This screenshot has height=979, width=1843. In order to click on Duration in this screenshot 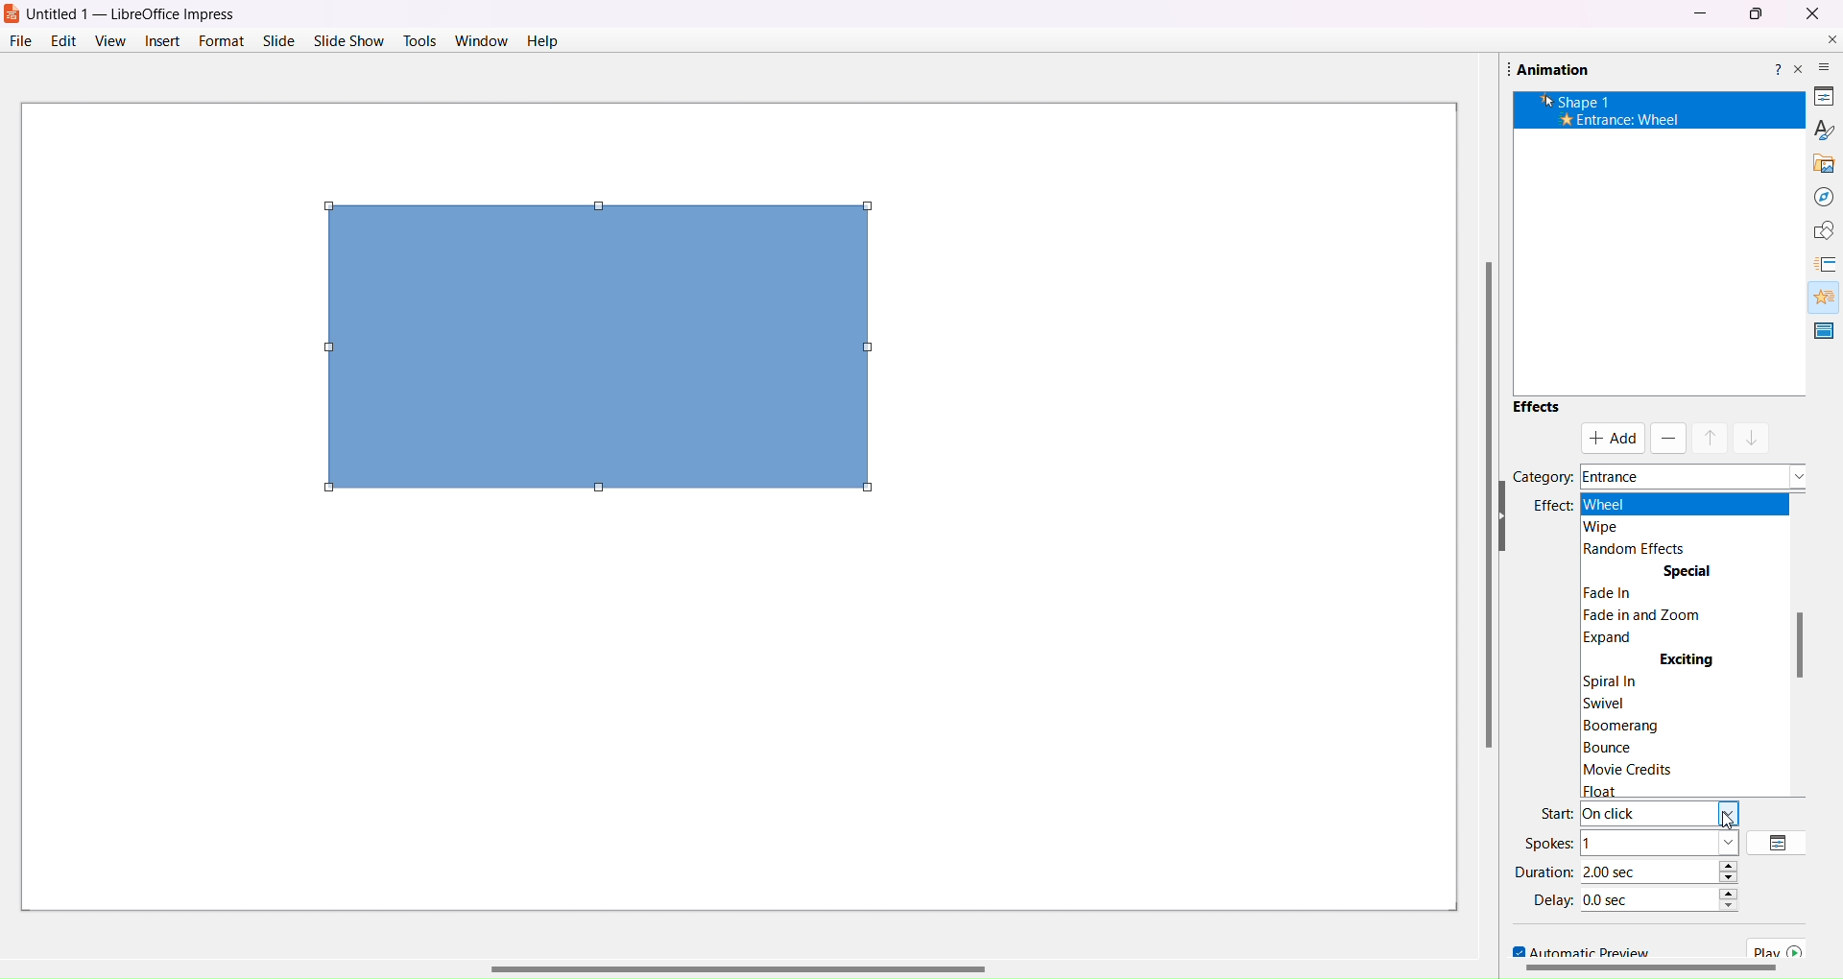, I will do `click(1543, 871)`.